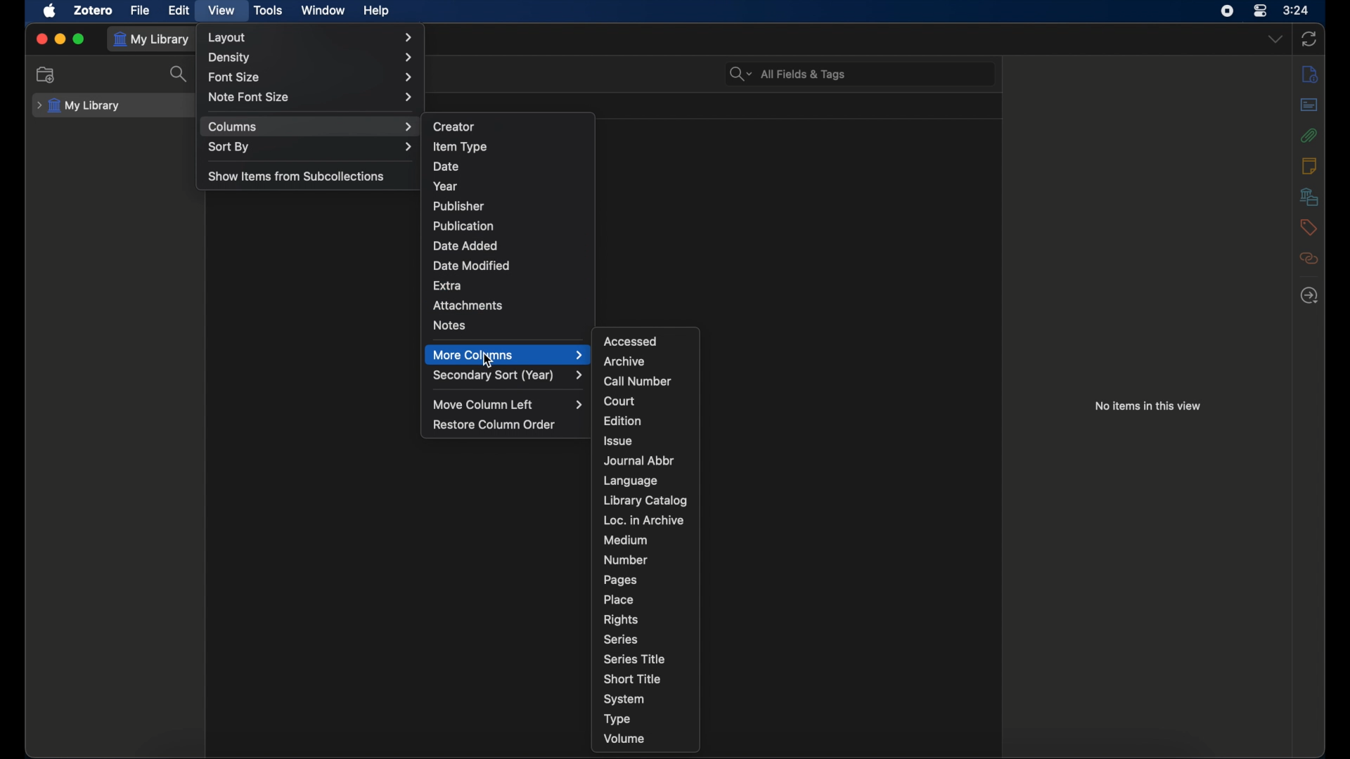  I want to click on call number, so click(638, 382).